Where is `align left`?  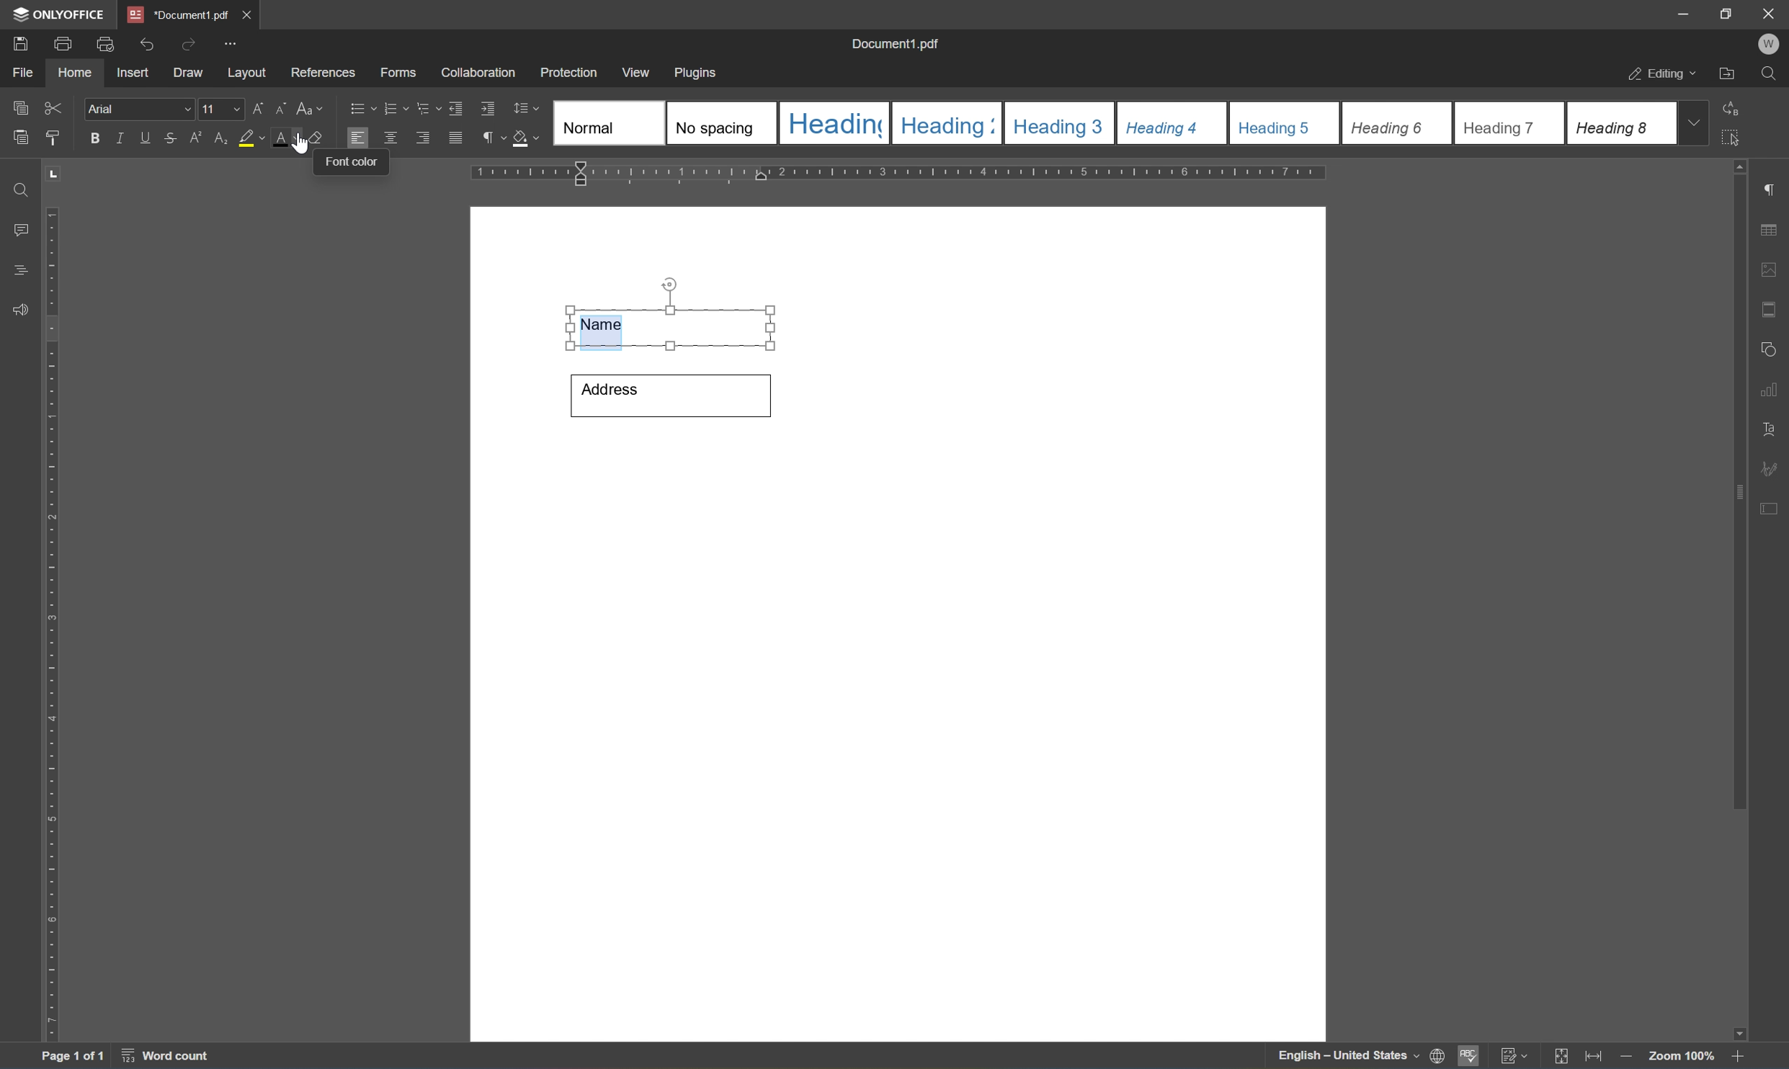 align left is located at coordinates (357, 136).